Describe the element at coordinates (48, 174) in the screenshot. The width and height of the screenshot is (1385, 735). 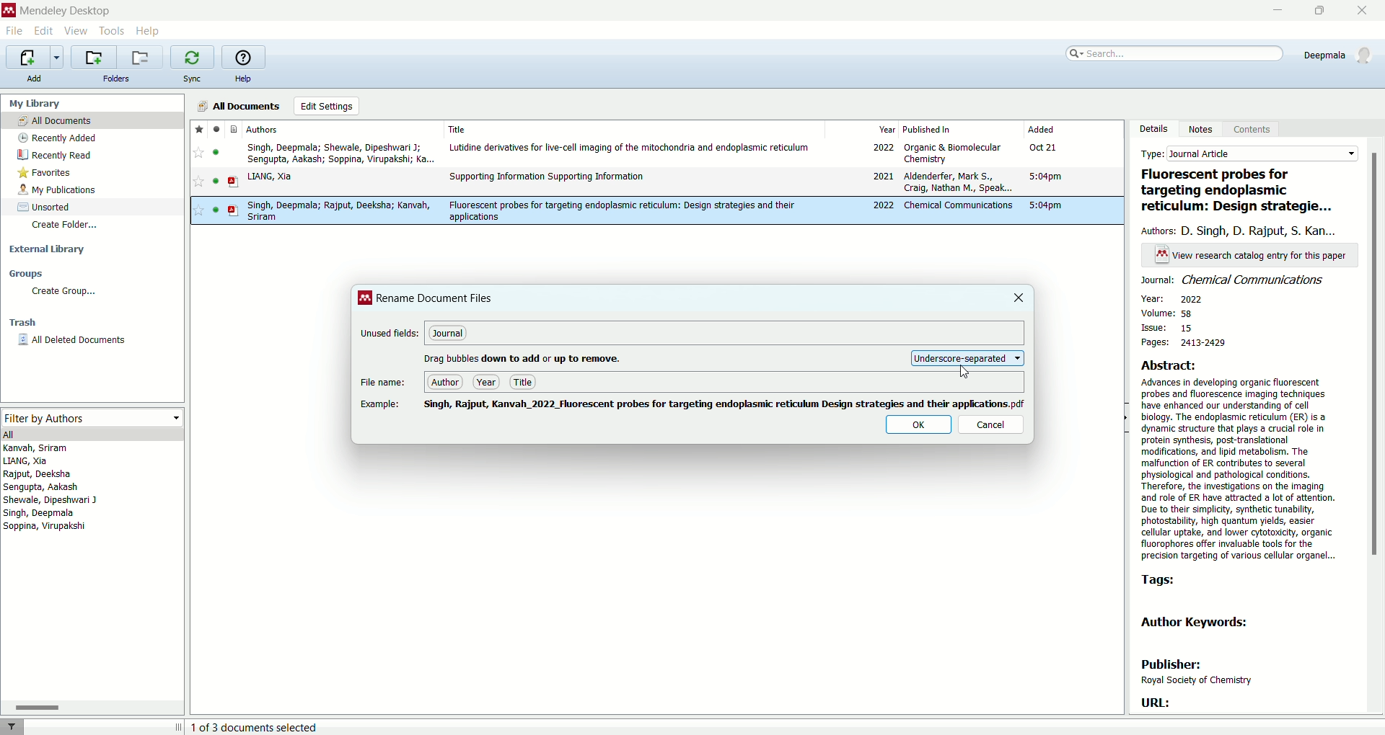
I see `favorites` at that location.